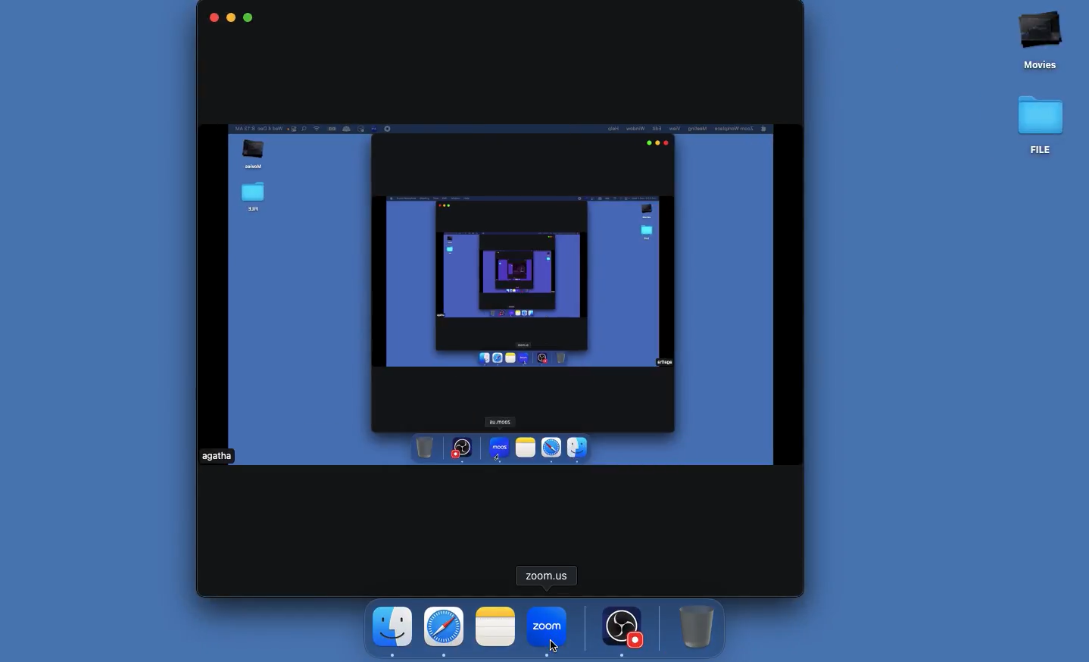 This screenshot has height=662, width=1089. What do you see at coordinates (210, 18) in the screenshot?
I see `close` at bounding box center [210, 18].